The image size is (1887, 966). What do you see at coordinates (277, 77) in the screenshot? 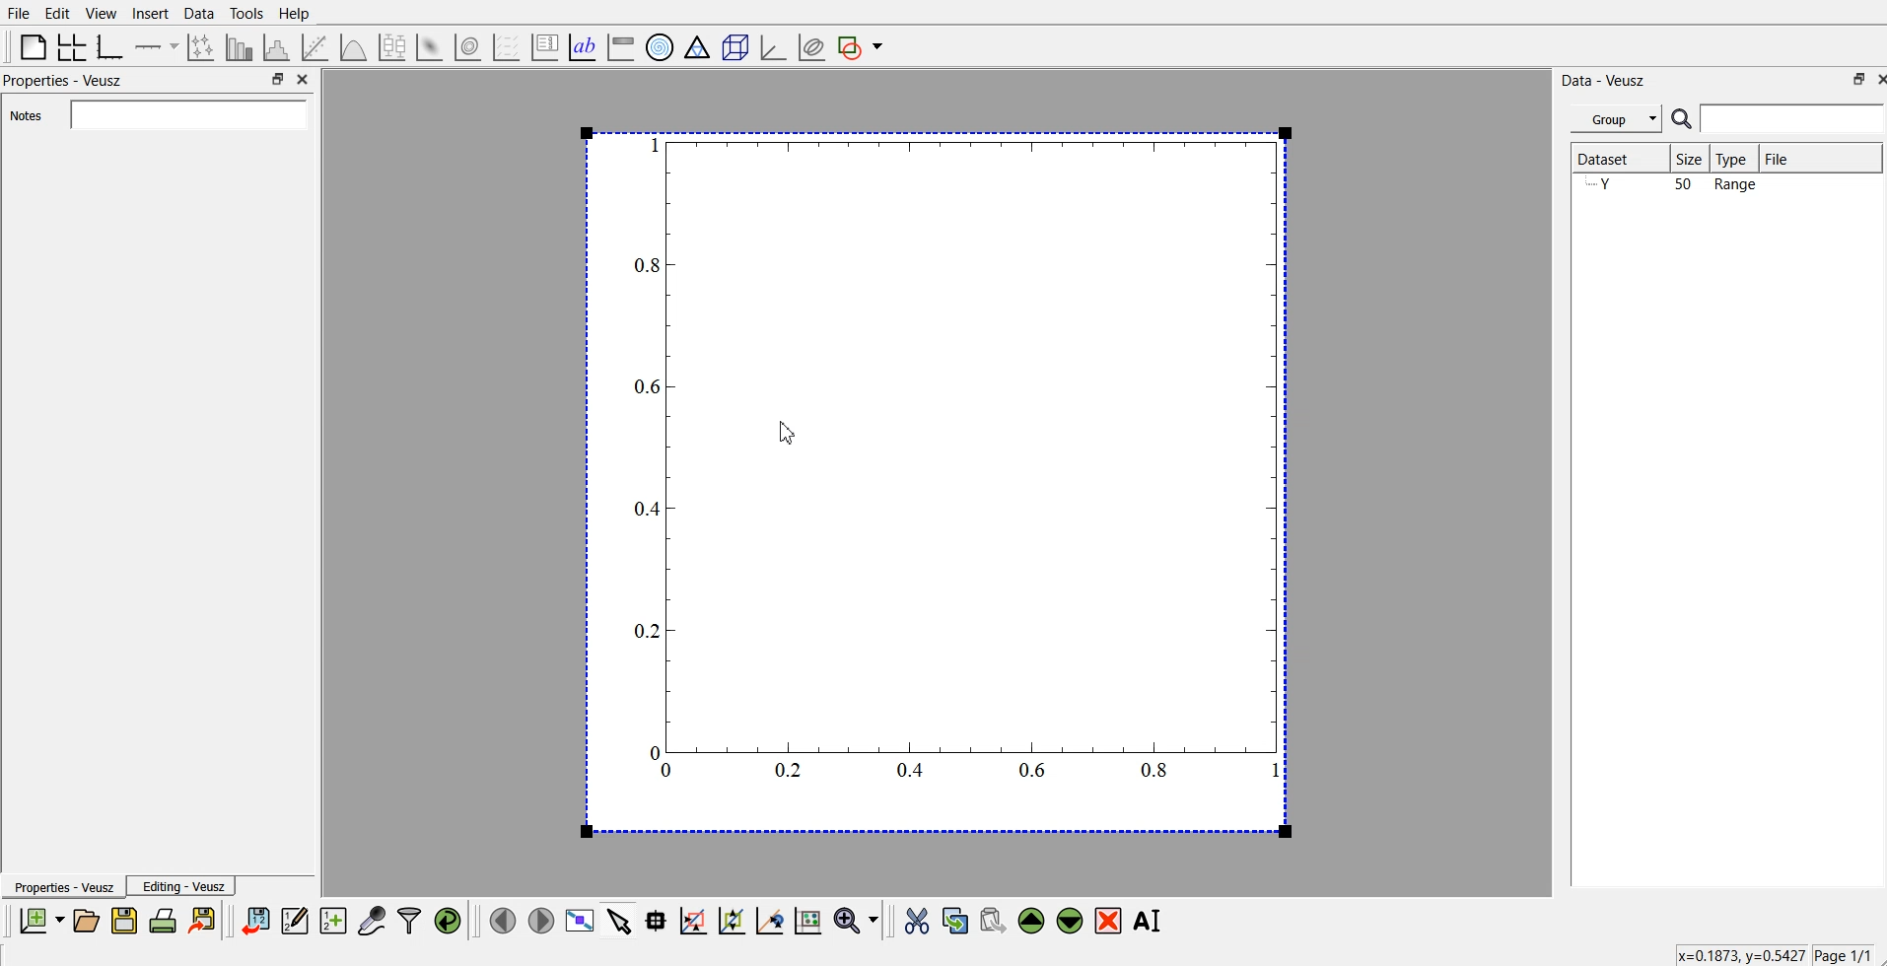
I see `minimise` at bounding box center [277, 77].